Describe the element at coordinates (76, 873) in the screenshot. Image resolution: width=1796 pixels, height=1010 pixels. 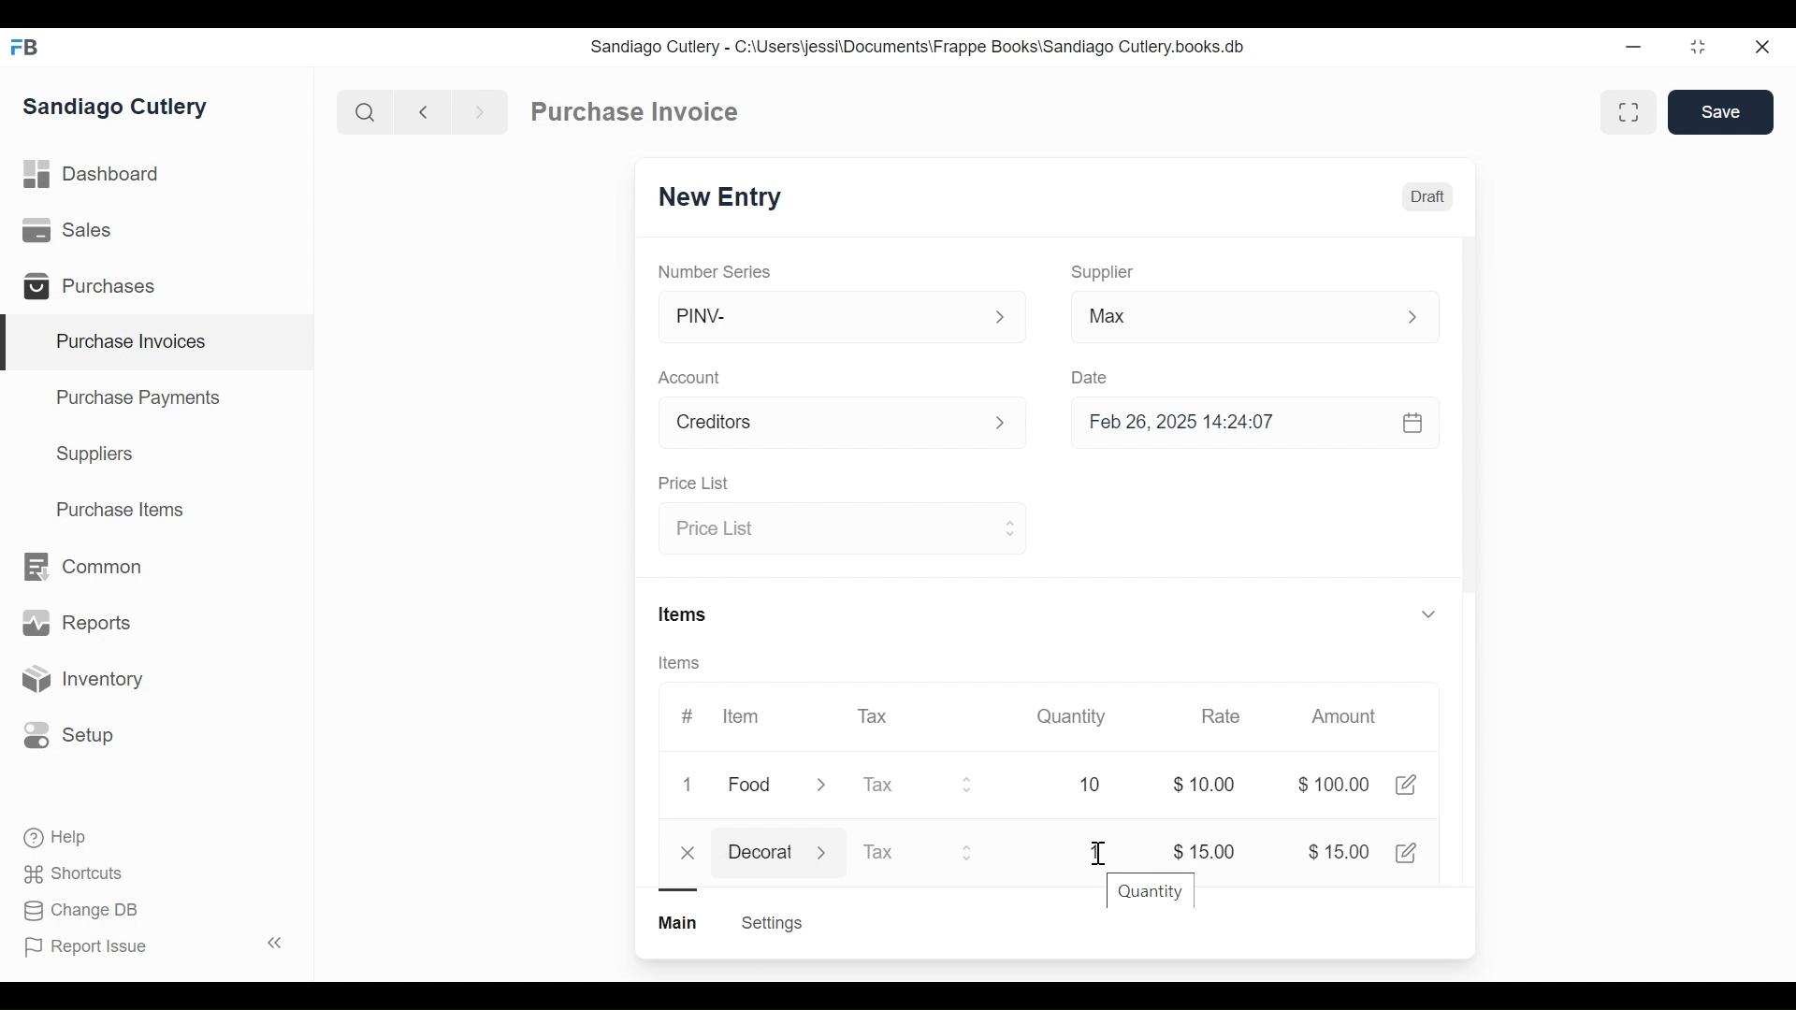
I see `Shortcuts` at that location.